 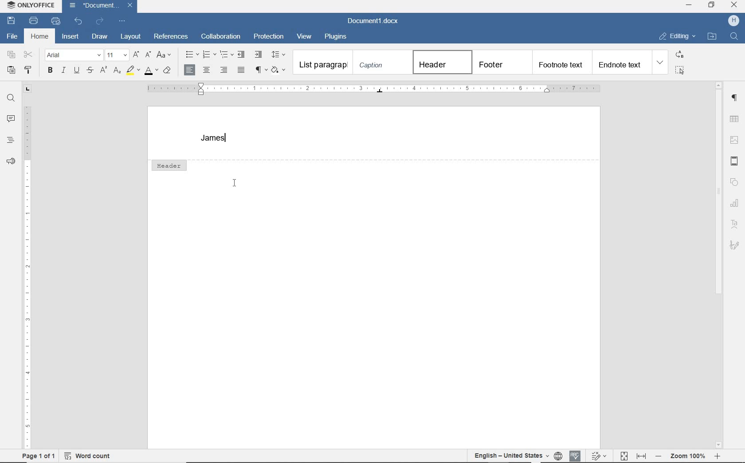 I want to click on Heading2, so click(x=501, y=62).